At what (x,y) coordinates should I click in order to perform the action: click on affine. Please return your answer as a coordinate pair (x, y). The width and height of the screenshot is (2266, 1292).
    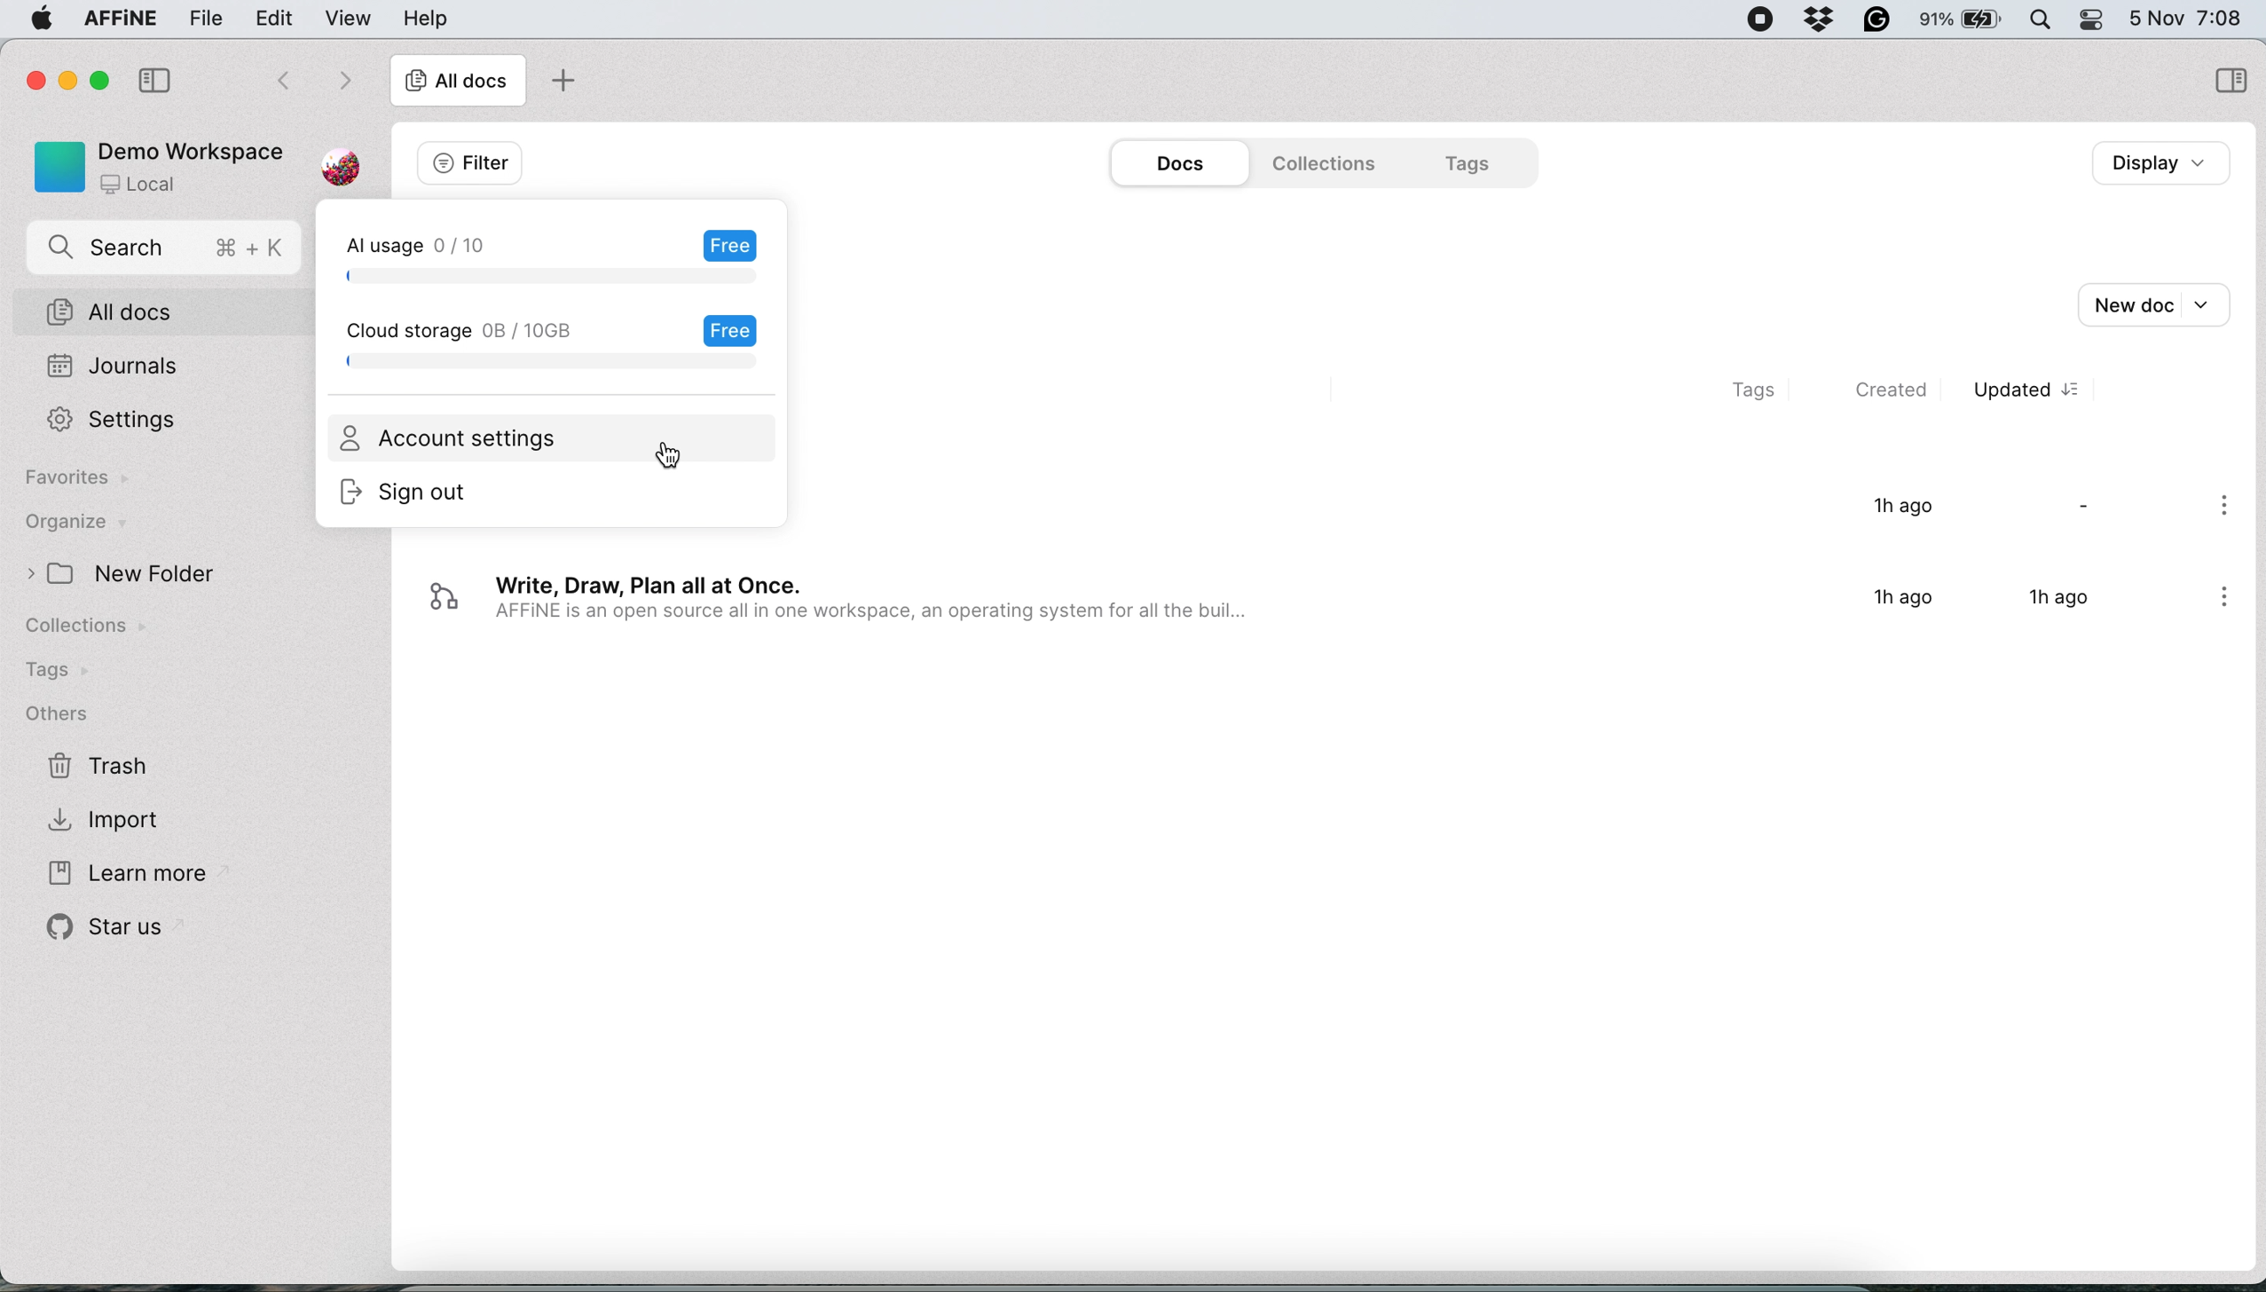
    Looking at the image, I should click on (118, 20).